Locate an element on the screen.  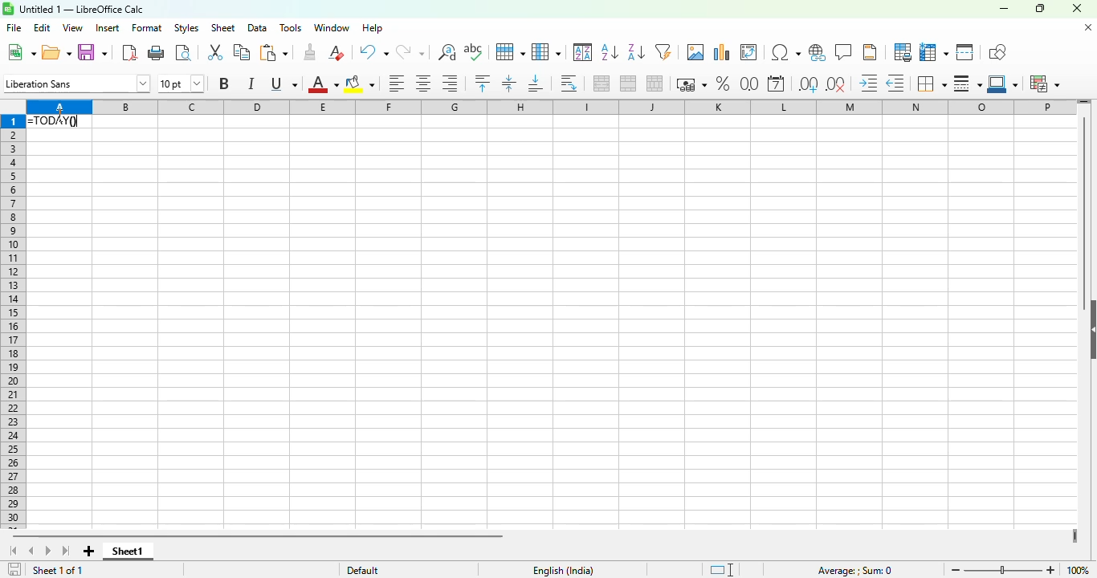
maximize is located at coordinates (1041, 8).